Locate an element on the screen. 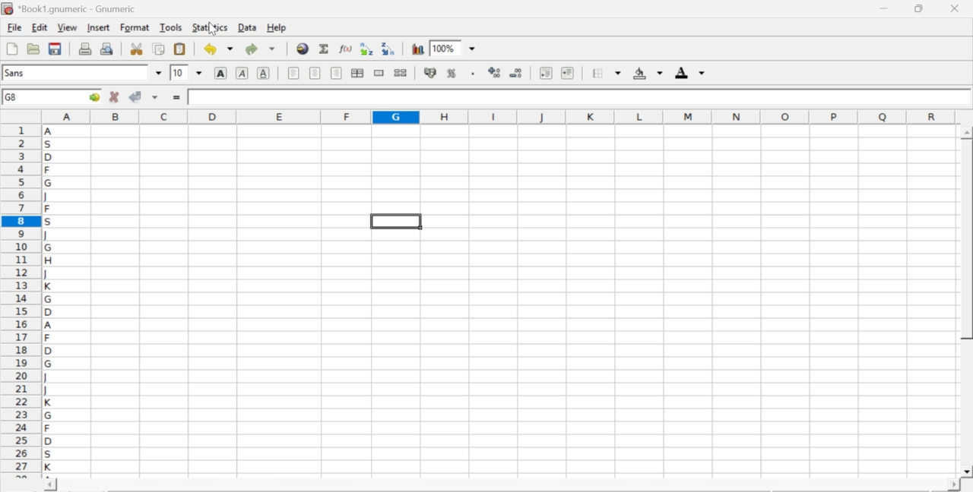  print is located at coordinates (85, 48).